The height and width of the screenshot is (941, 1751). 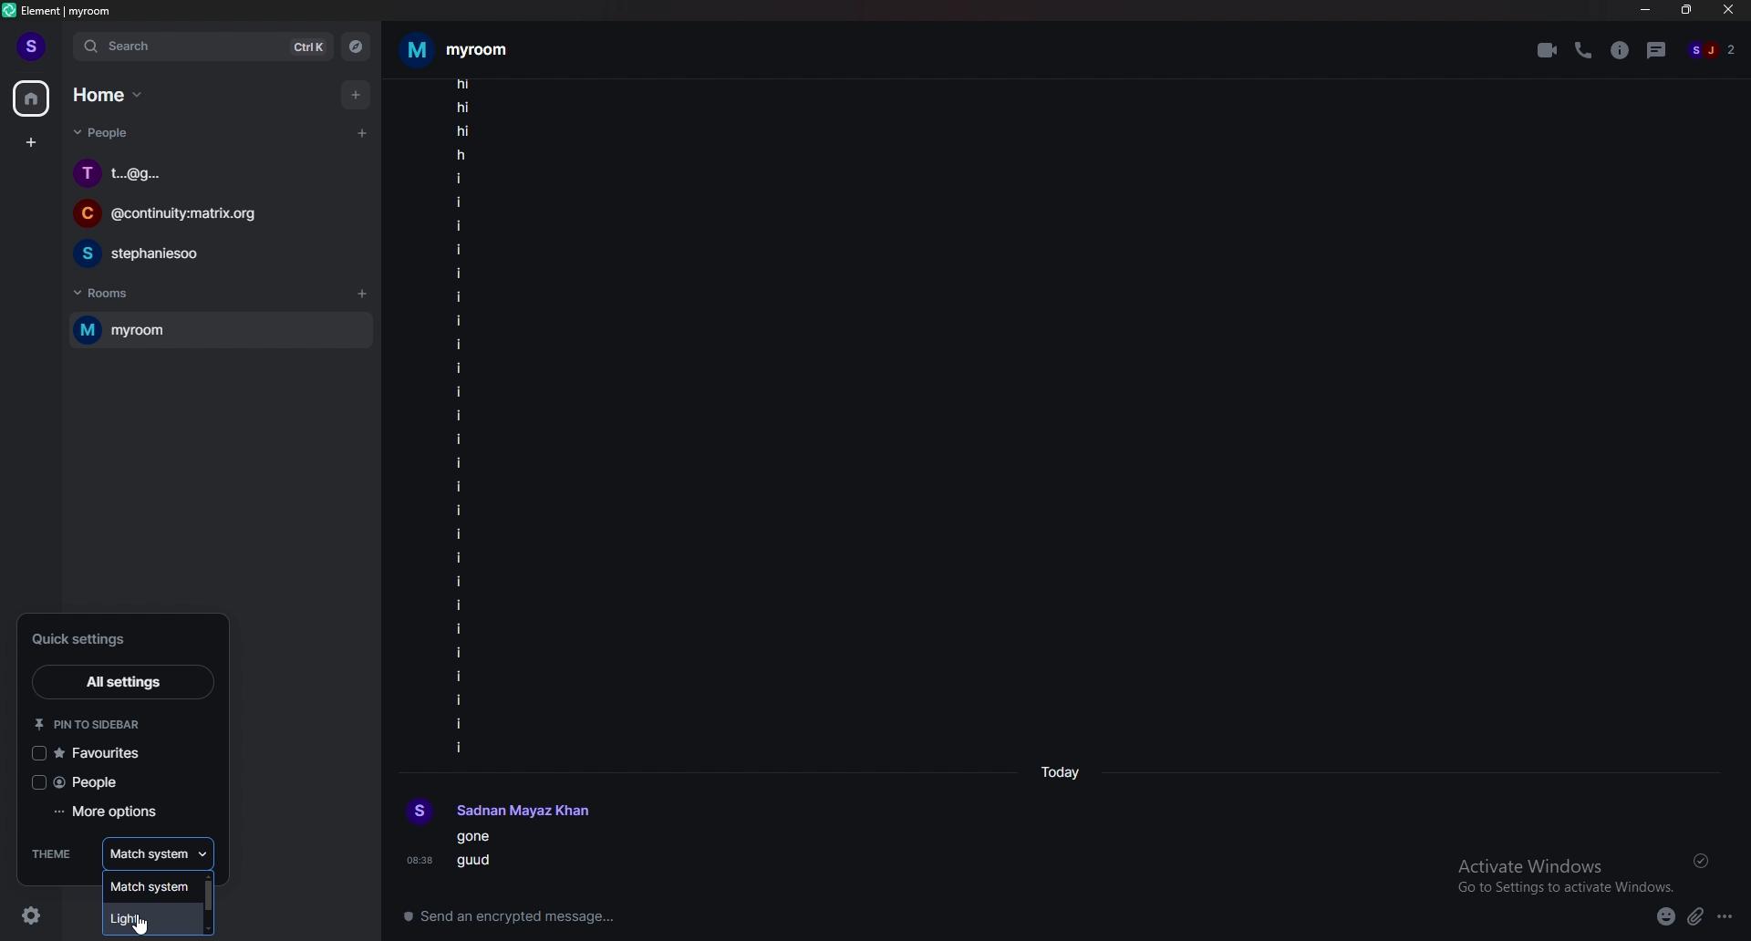 I want to click on theme selection, so click(x=158, y=853).